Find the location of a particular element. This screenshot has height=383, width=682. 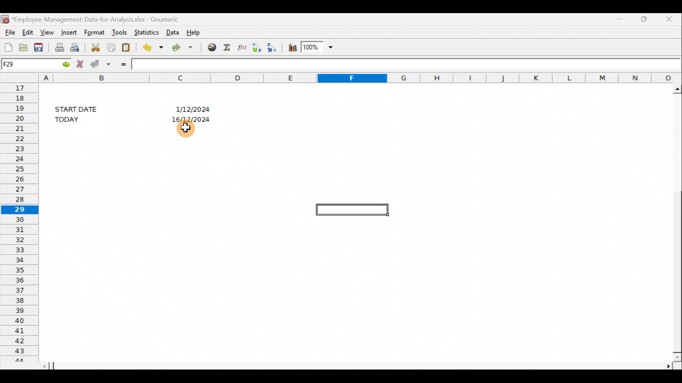

Help is located at coordinates (198, 32).